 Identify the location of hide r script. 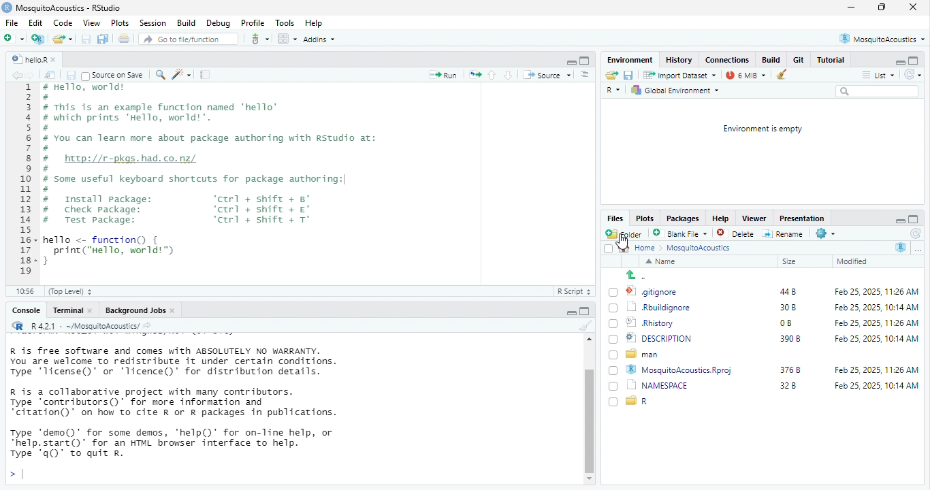
(900, 61).